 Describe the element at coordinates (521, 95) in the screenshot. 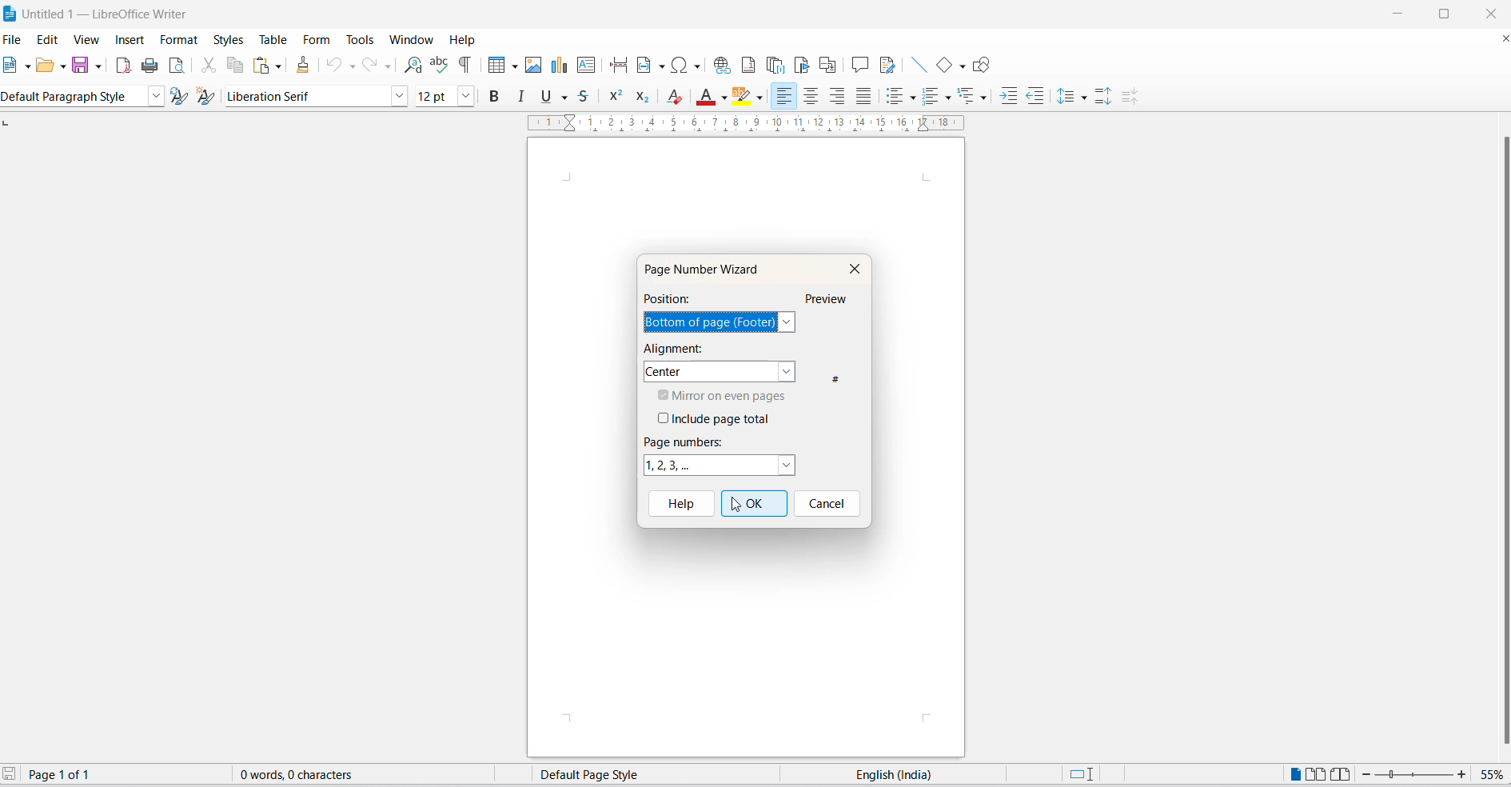

I see `italic` at that location.